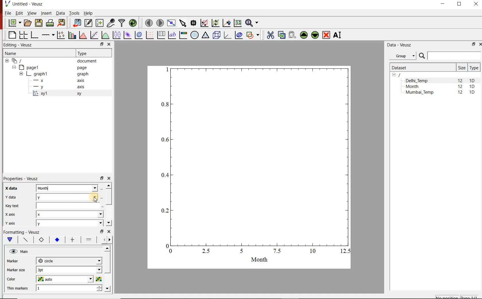 This screenshot has width=482, height=299. What do you see at coordinates (450, 56) in the screenshot?
I see `SEARCH DATASETS` at bounding box center [450, 56].